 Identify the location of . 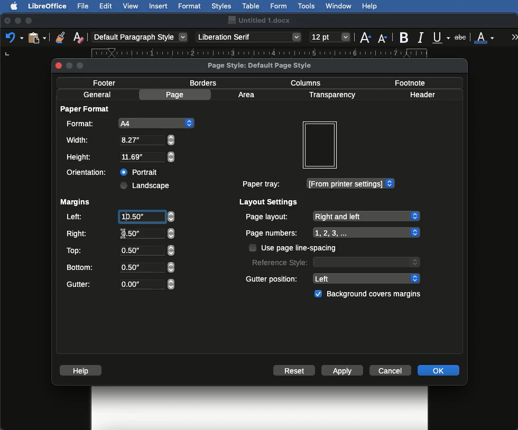
(124, 232).